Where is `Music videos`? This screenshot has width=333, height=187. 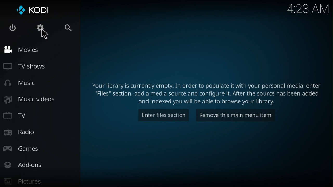 Music videos is located at coordinates (33, 99).